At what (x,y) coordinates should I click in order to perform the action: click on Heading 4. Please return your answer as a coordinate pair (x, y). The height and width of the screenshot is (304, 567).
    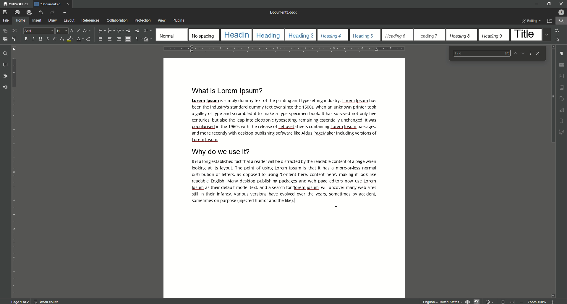
    Looking at the image, I should click on (331, 35).